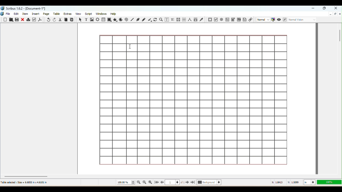 The width and height of the screenshot is (342, 192). Describe the element at coordinates (26, 14) in the screenshot. I see `Item` at that location.